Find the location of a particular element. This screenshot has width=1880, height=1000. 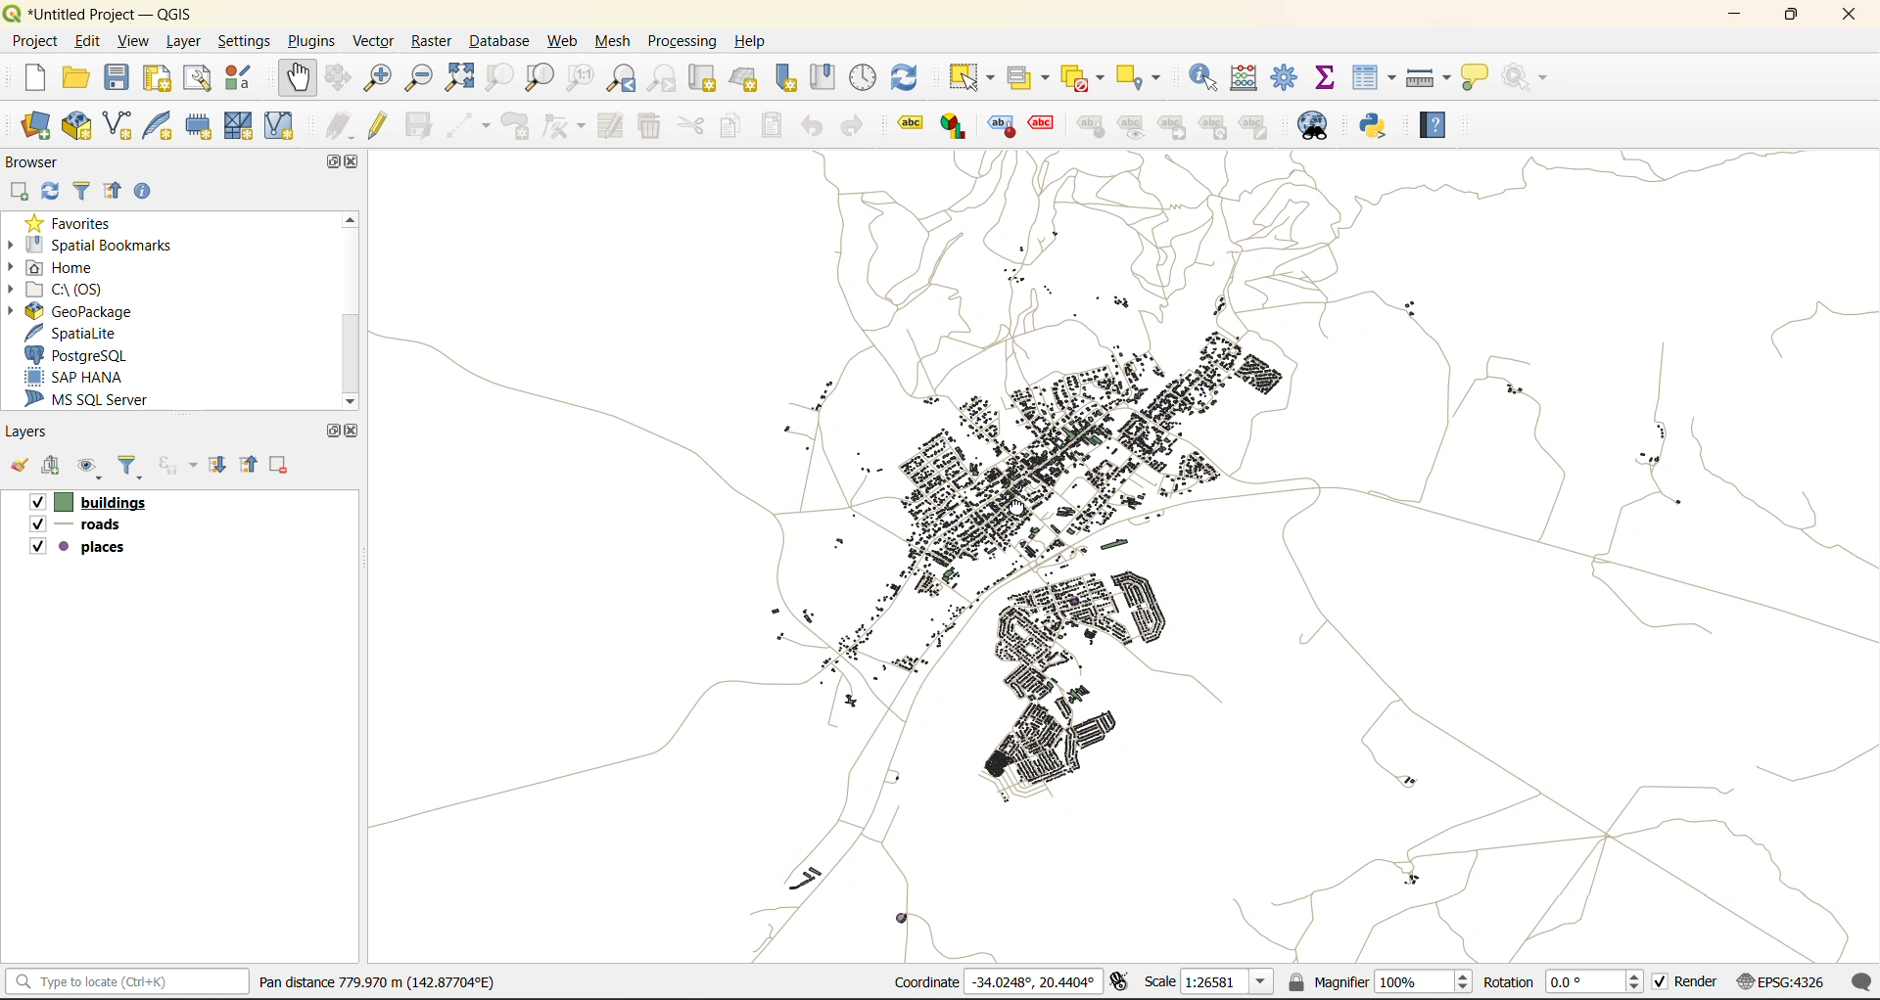

browser is located at coordinates (35, 159).